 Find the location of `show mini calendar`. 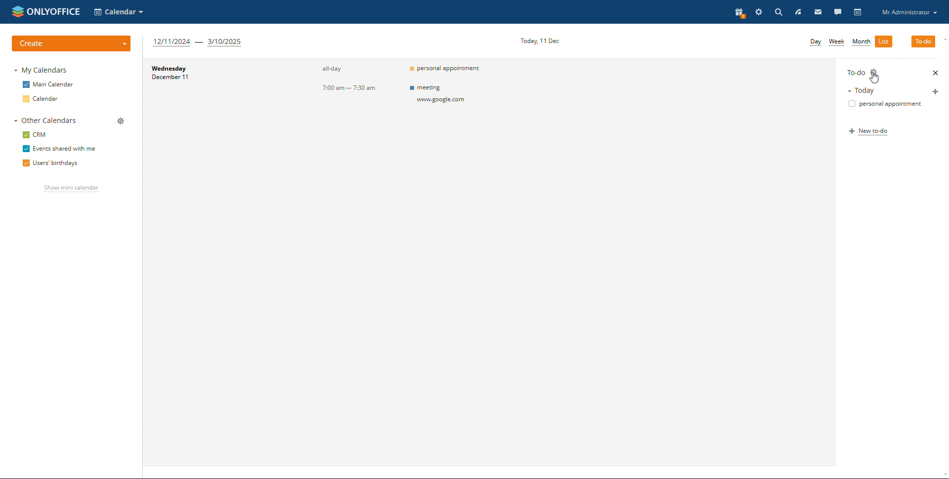

show mini calendar is located at coordinates (70, 189).